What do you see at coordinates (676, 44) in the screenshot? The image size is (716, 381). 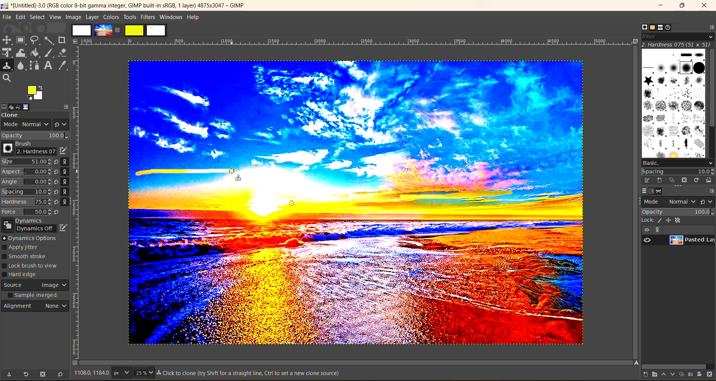 I see `hardness` at bounding box center [676, 44].